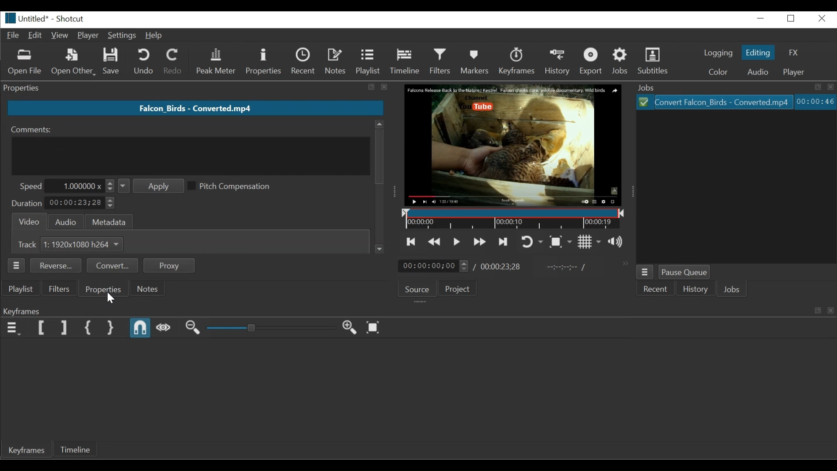 The height and width of the screenshot is (471, 837). I want to click on Subtitles, so click(655, 62).